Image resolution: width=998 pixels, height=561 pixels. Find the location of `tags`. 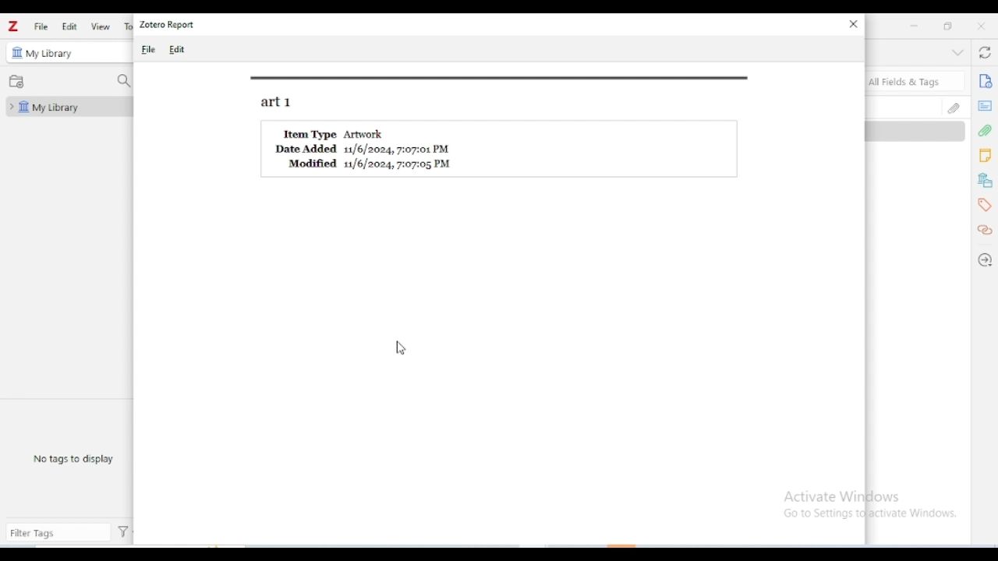

tags is located at coordinates (986, 206).